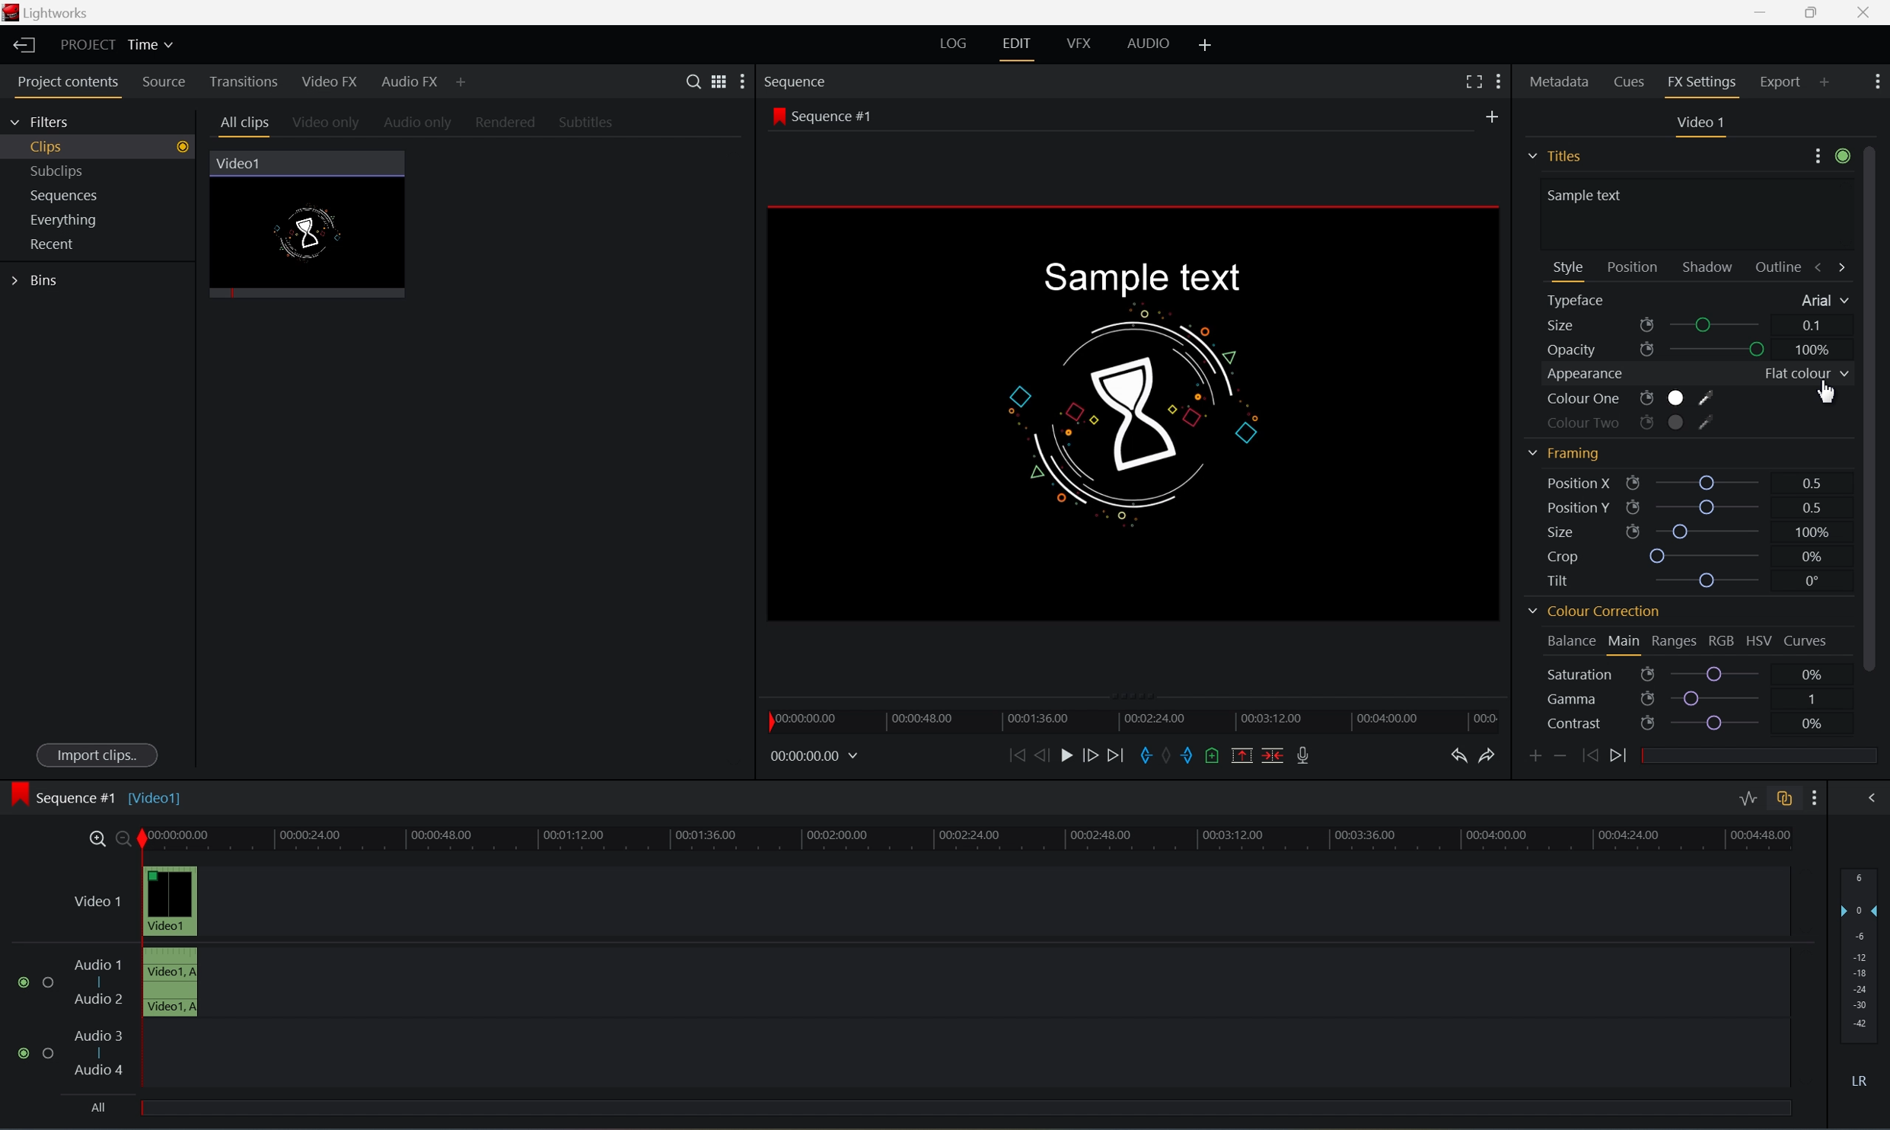 The height and width of the screenshot is (1130, 1890). I want to click on minimize, so click(1759, 11).